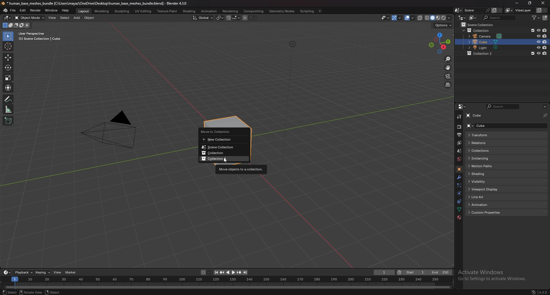 The width and height of the screenshot is (550, 295). Describe the element at coordinates (65, 18) in the screenshot. I see `select` at that location.